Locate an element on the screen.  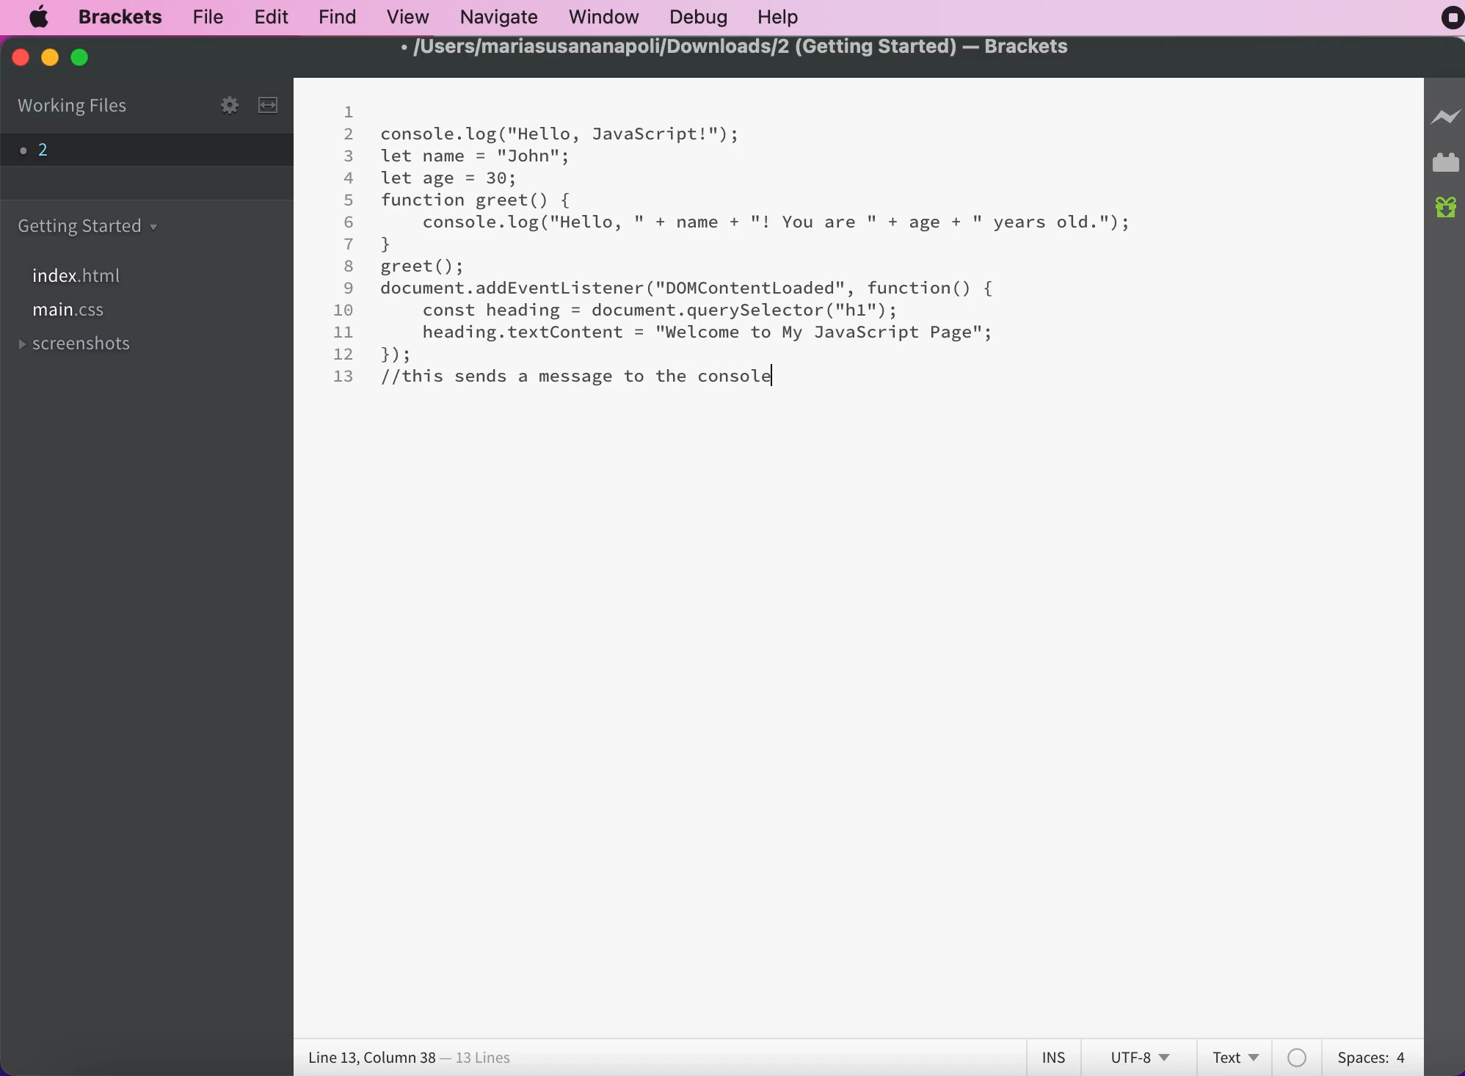
ins is located at coordinates (1050, 1054).